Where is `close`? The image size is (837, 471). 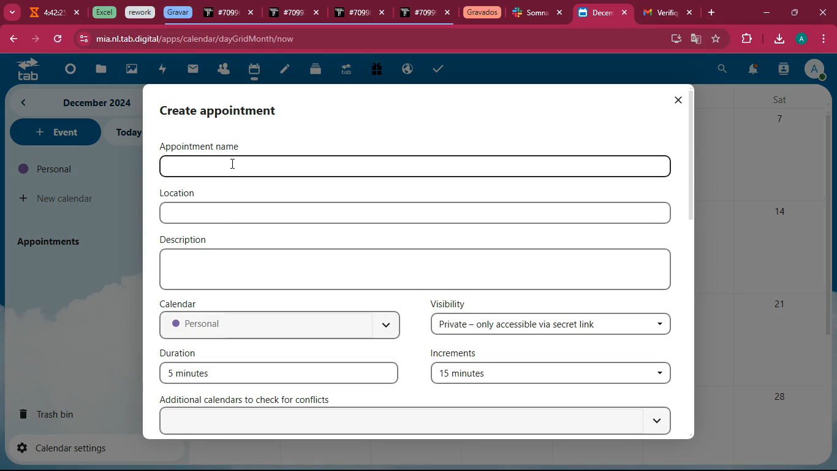 close is located at coordinates (563, 13).